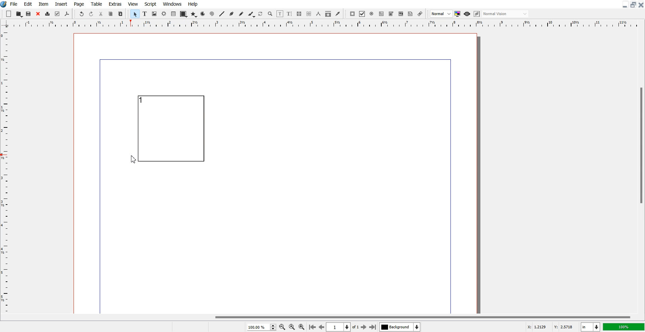  I want to click on Go to First Page, so click(312, 327).